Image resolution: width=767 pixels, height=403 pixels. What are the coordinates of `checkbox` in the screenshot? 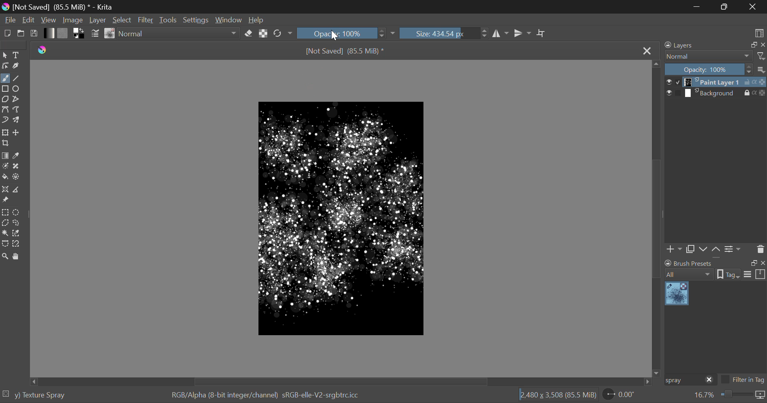 It's located at (673, 93).